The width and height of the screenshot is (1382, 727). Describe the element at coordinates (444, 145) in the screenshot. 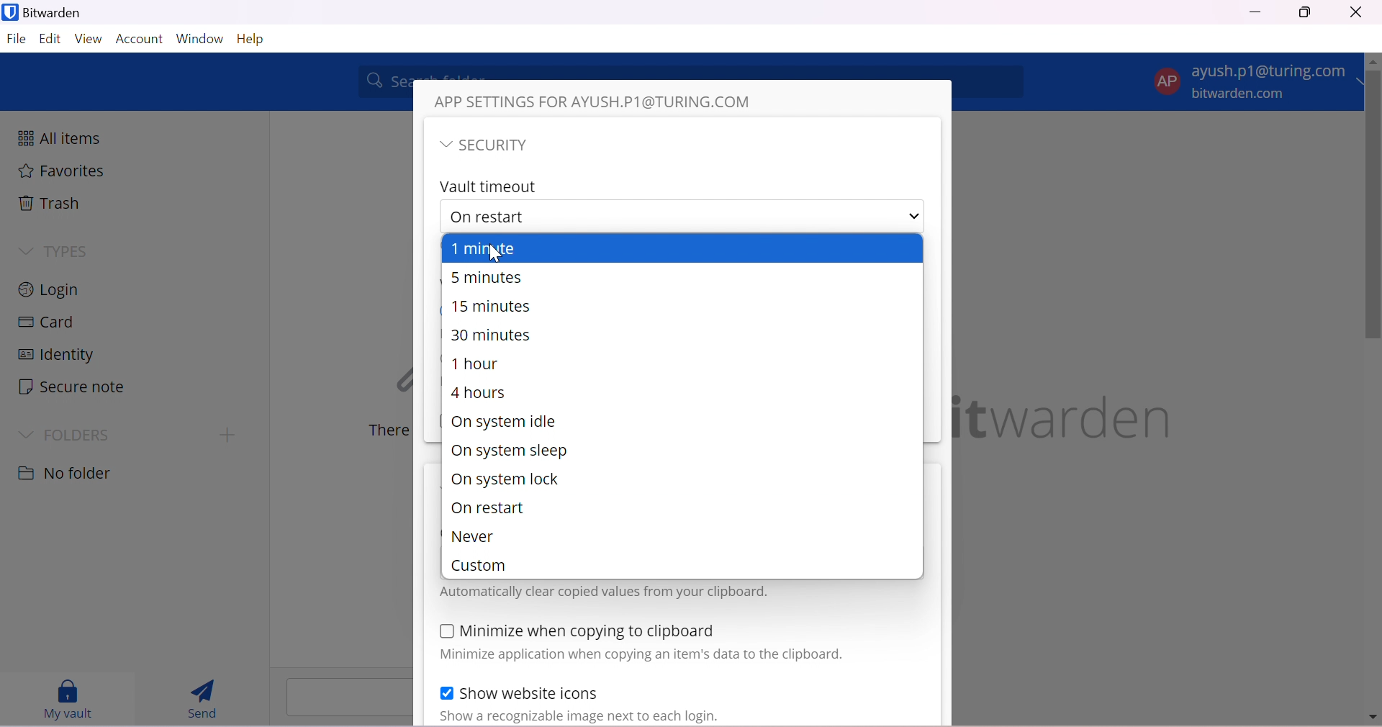

I see `Drop Down` at that location.